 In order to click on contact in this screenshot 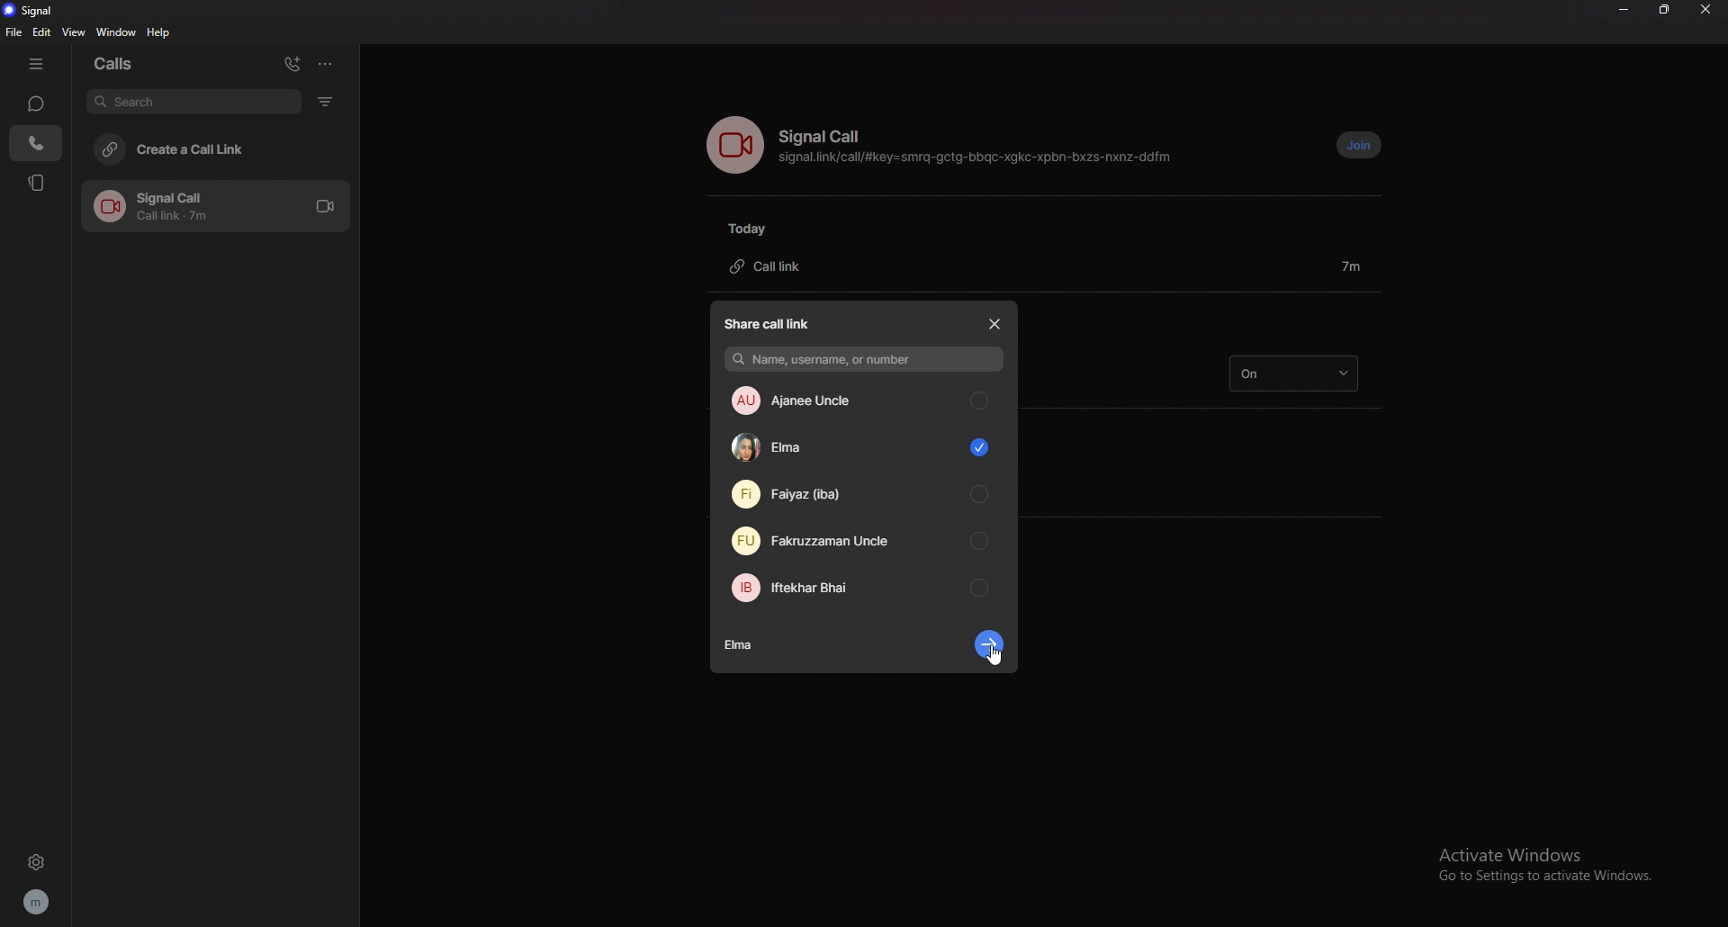, I will do `click(860, 540)`.